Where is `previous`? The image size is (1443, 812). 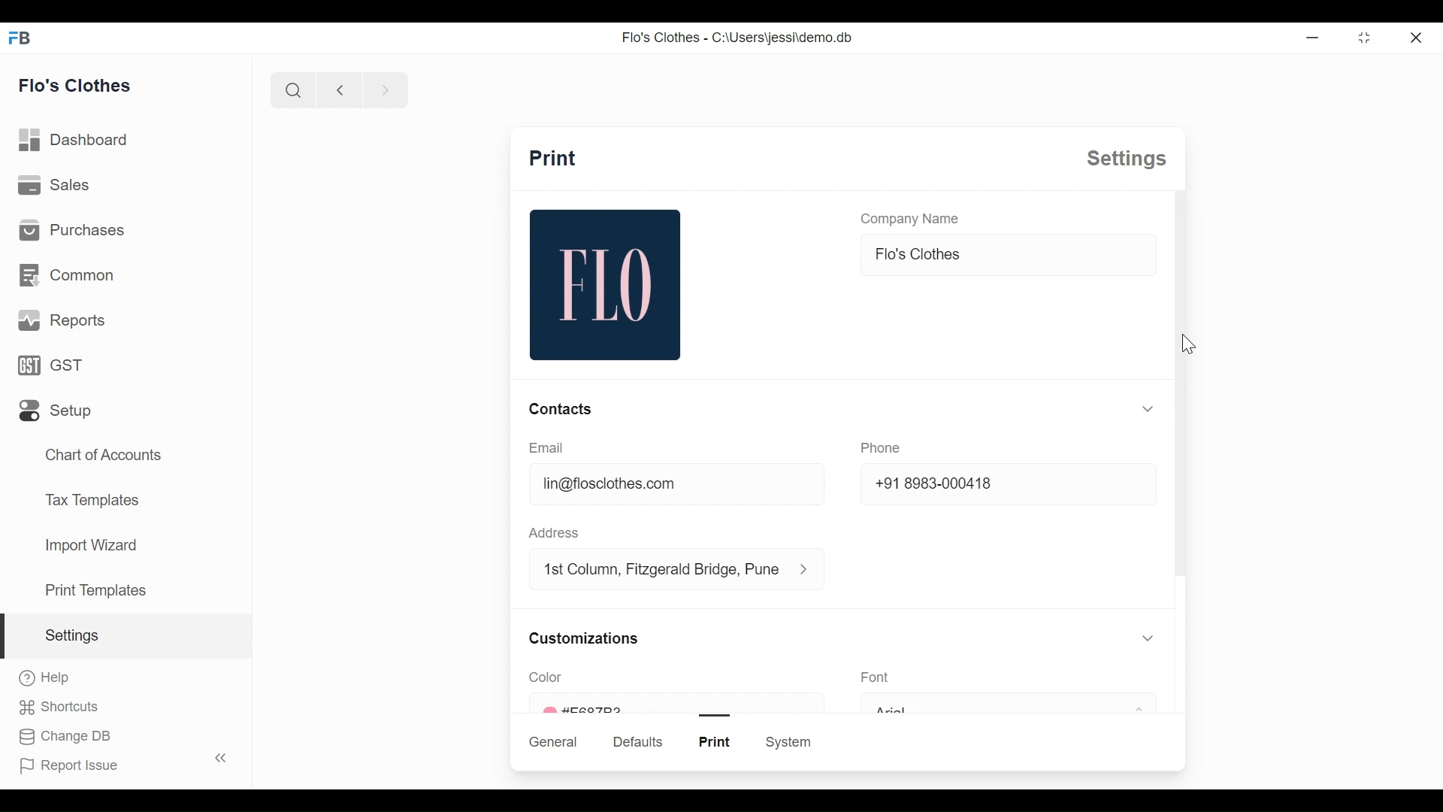 previous is located at coordinates (340, 89).